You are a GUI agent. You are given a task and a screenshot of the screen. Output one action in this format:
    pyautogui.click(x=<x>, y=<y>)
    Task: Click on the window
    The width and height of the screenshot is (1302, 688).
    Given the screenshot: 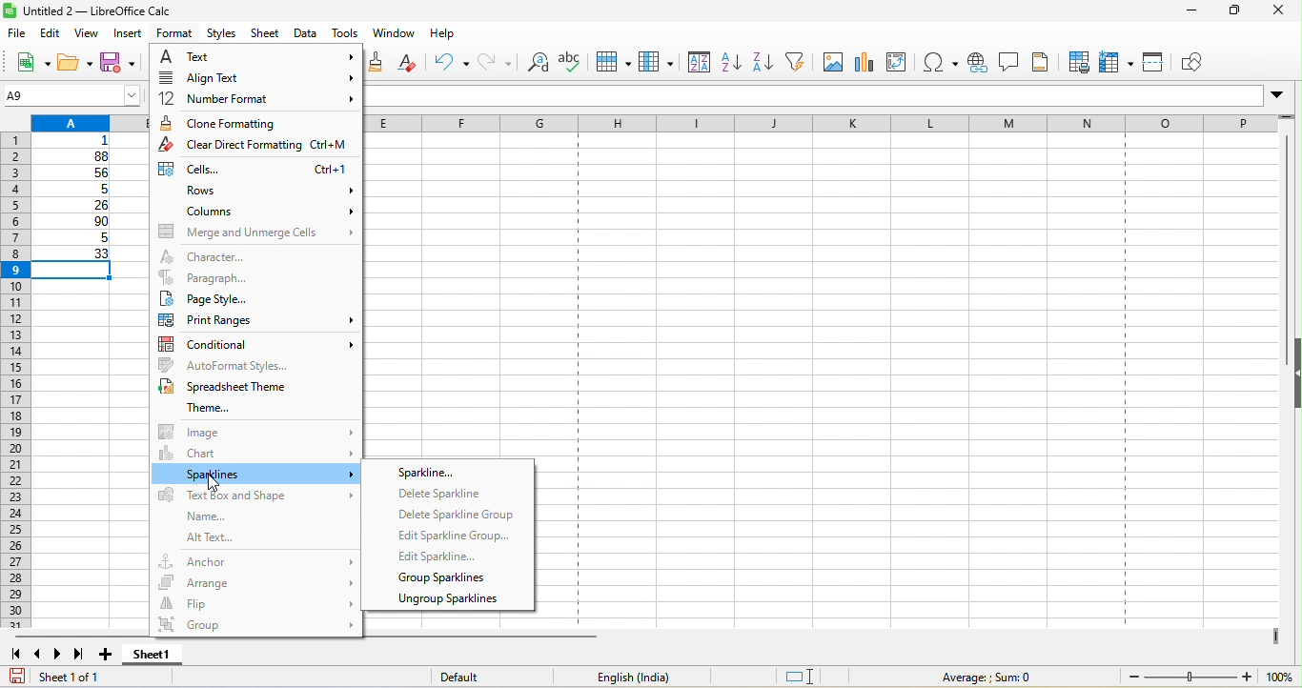 What is the action you would take?
    pyautogui.click(x=394, y=35)
    